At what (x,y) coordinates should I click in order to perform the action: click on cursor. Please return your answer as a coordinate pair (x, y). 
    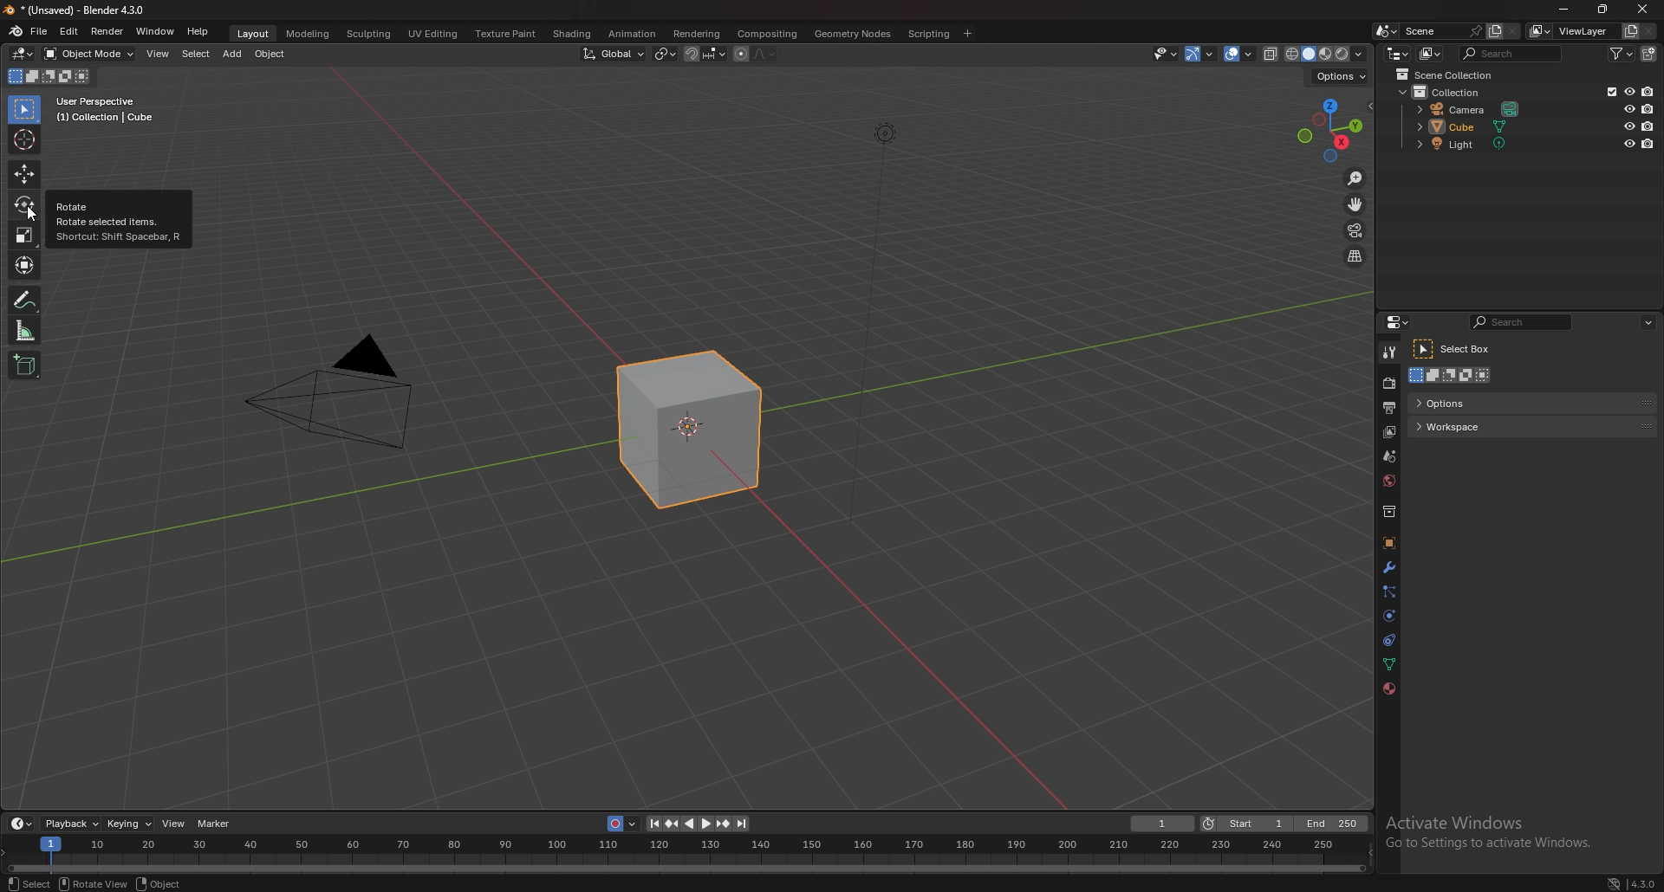
    Looking at the image, I should click on (23, 139).